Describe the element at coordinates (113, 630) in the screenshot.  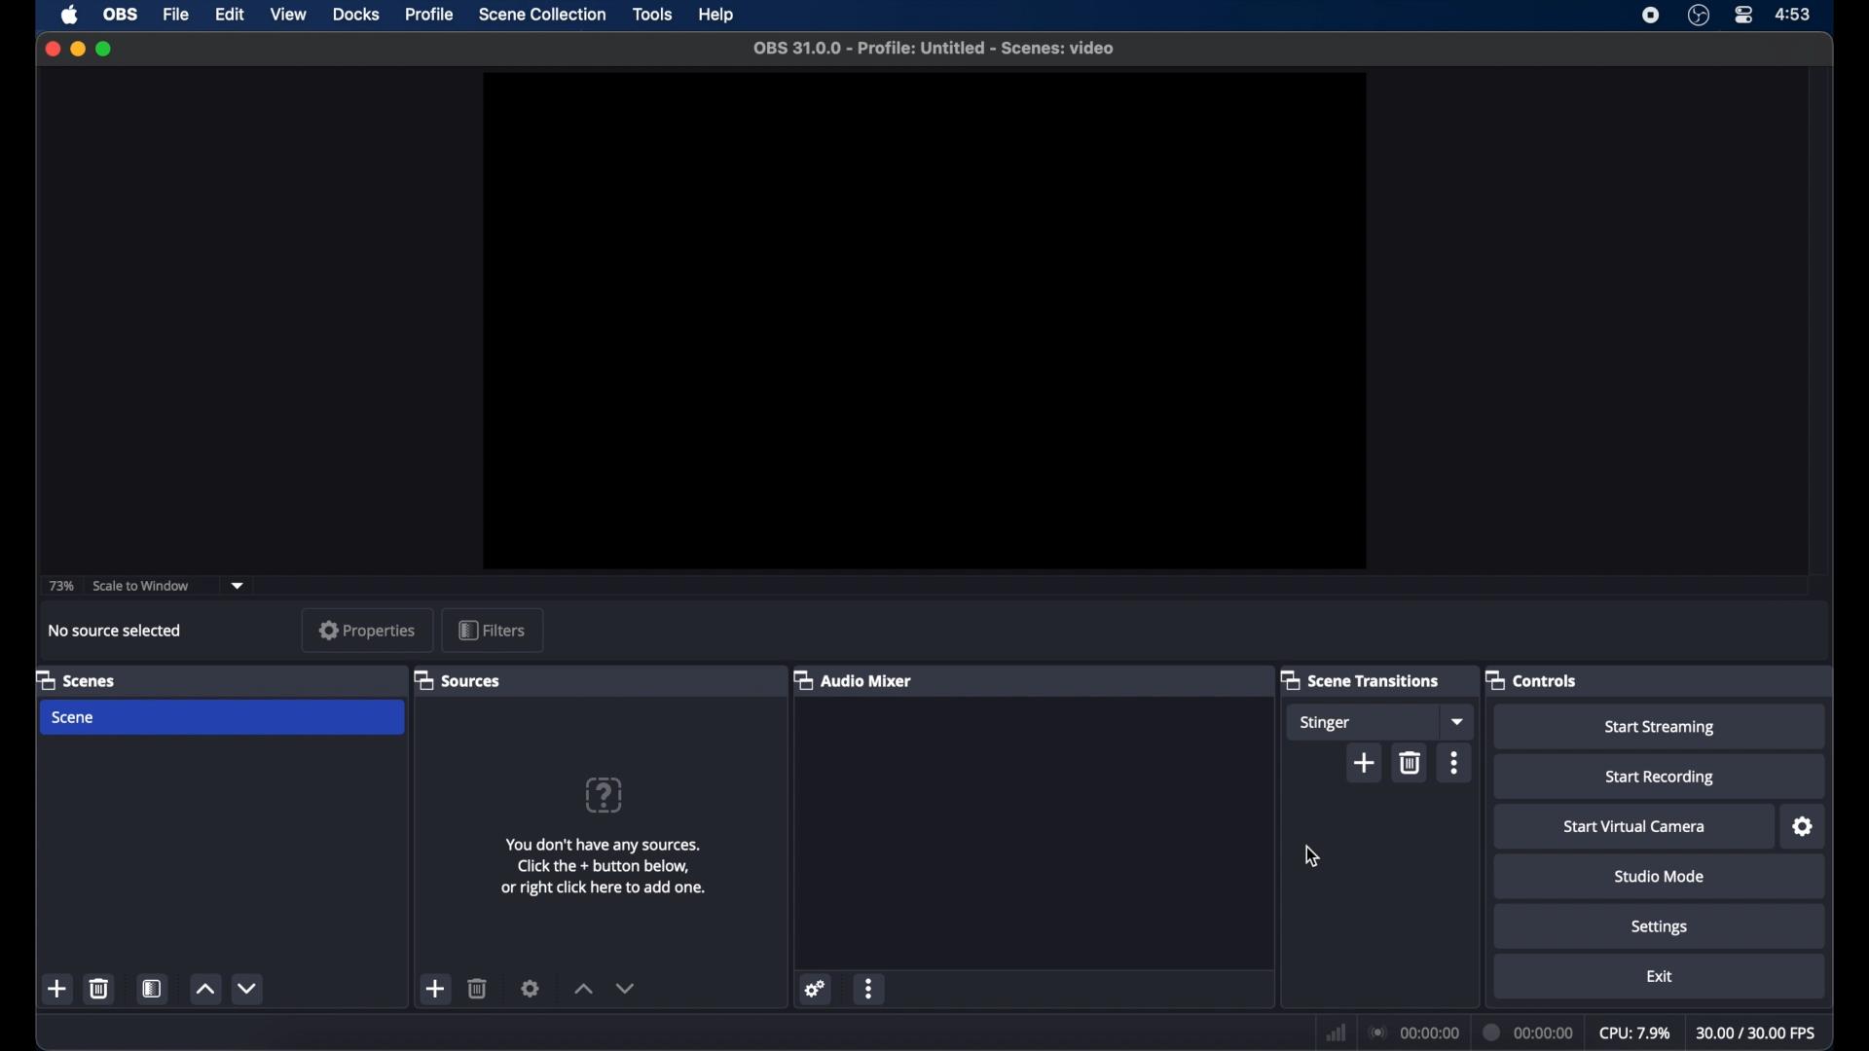
I see `no source selected` at that location.